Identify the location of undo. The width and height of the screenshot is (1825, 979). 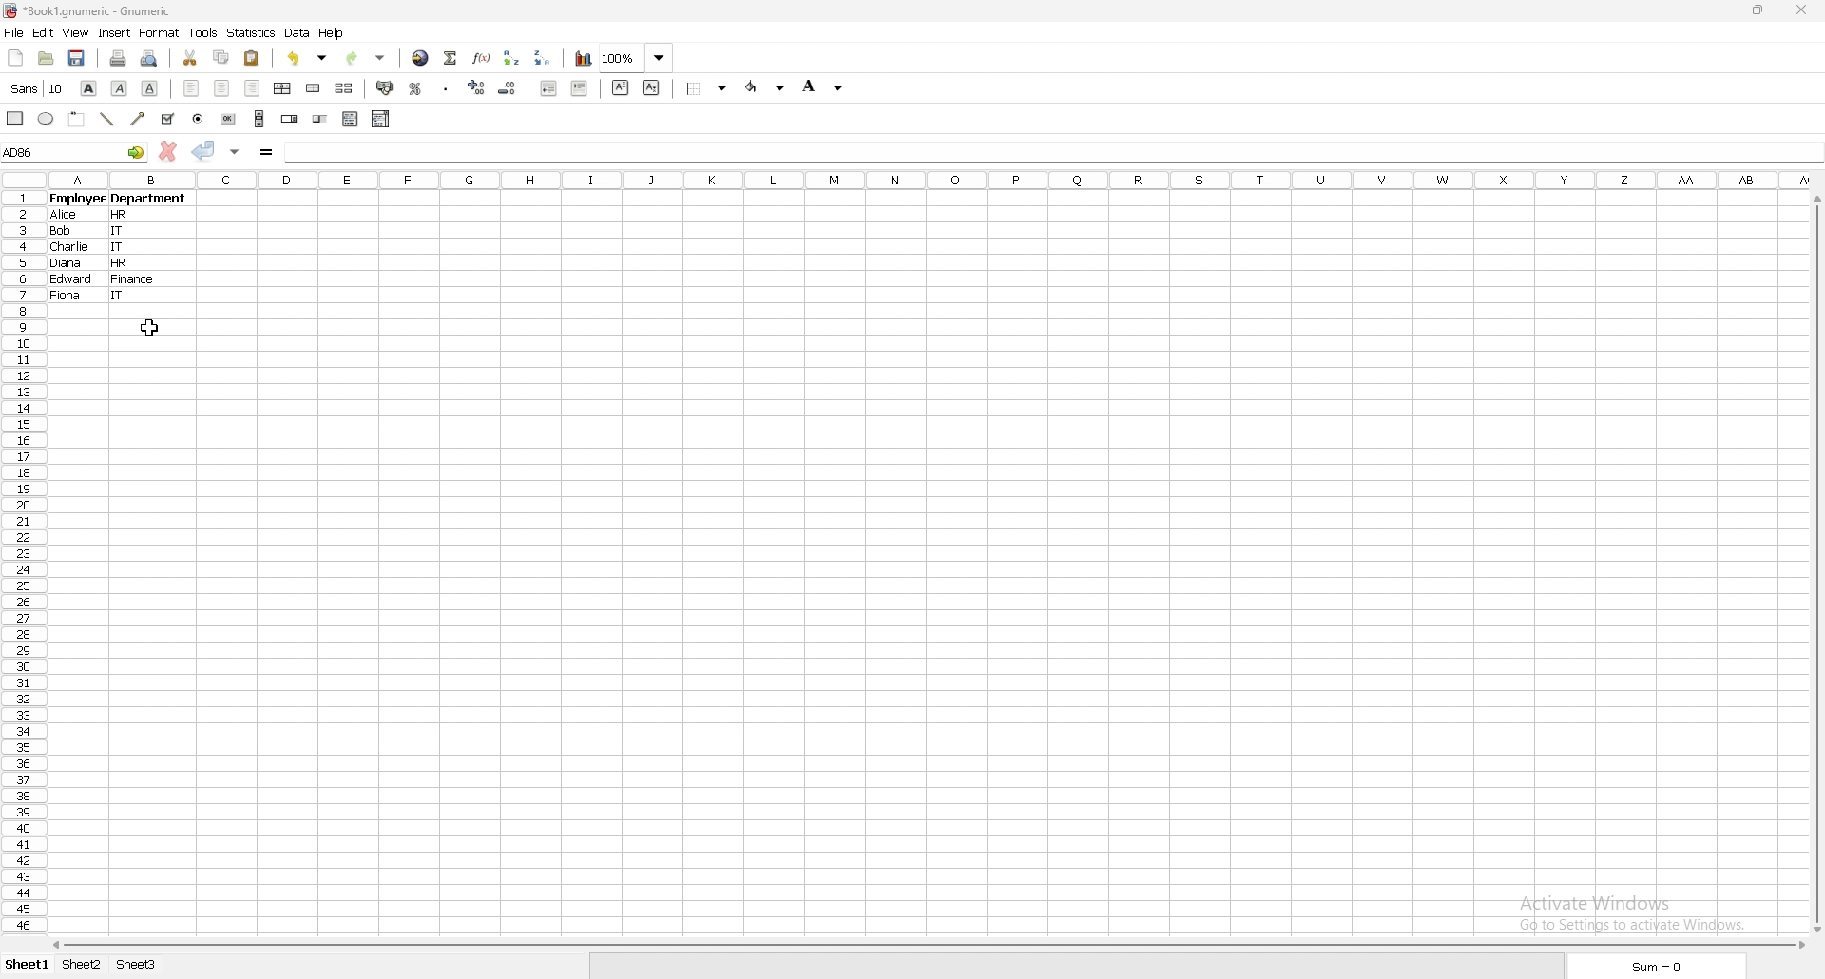
(306, 59).